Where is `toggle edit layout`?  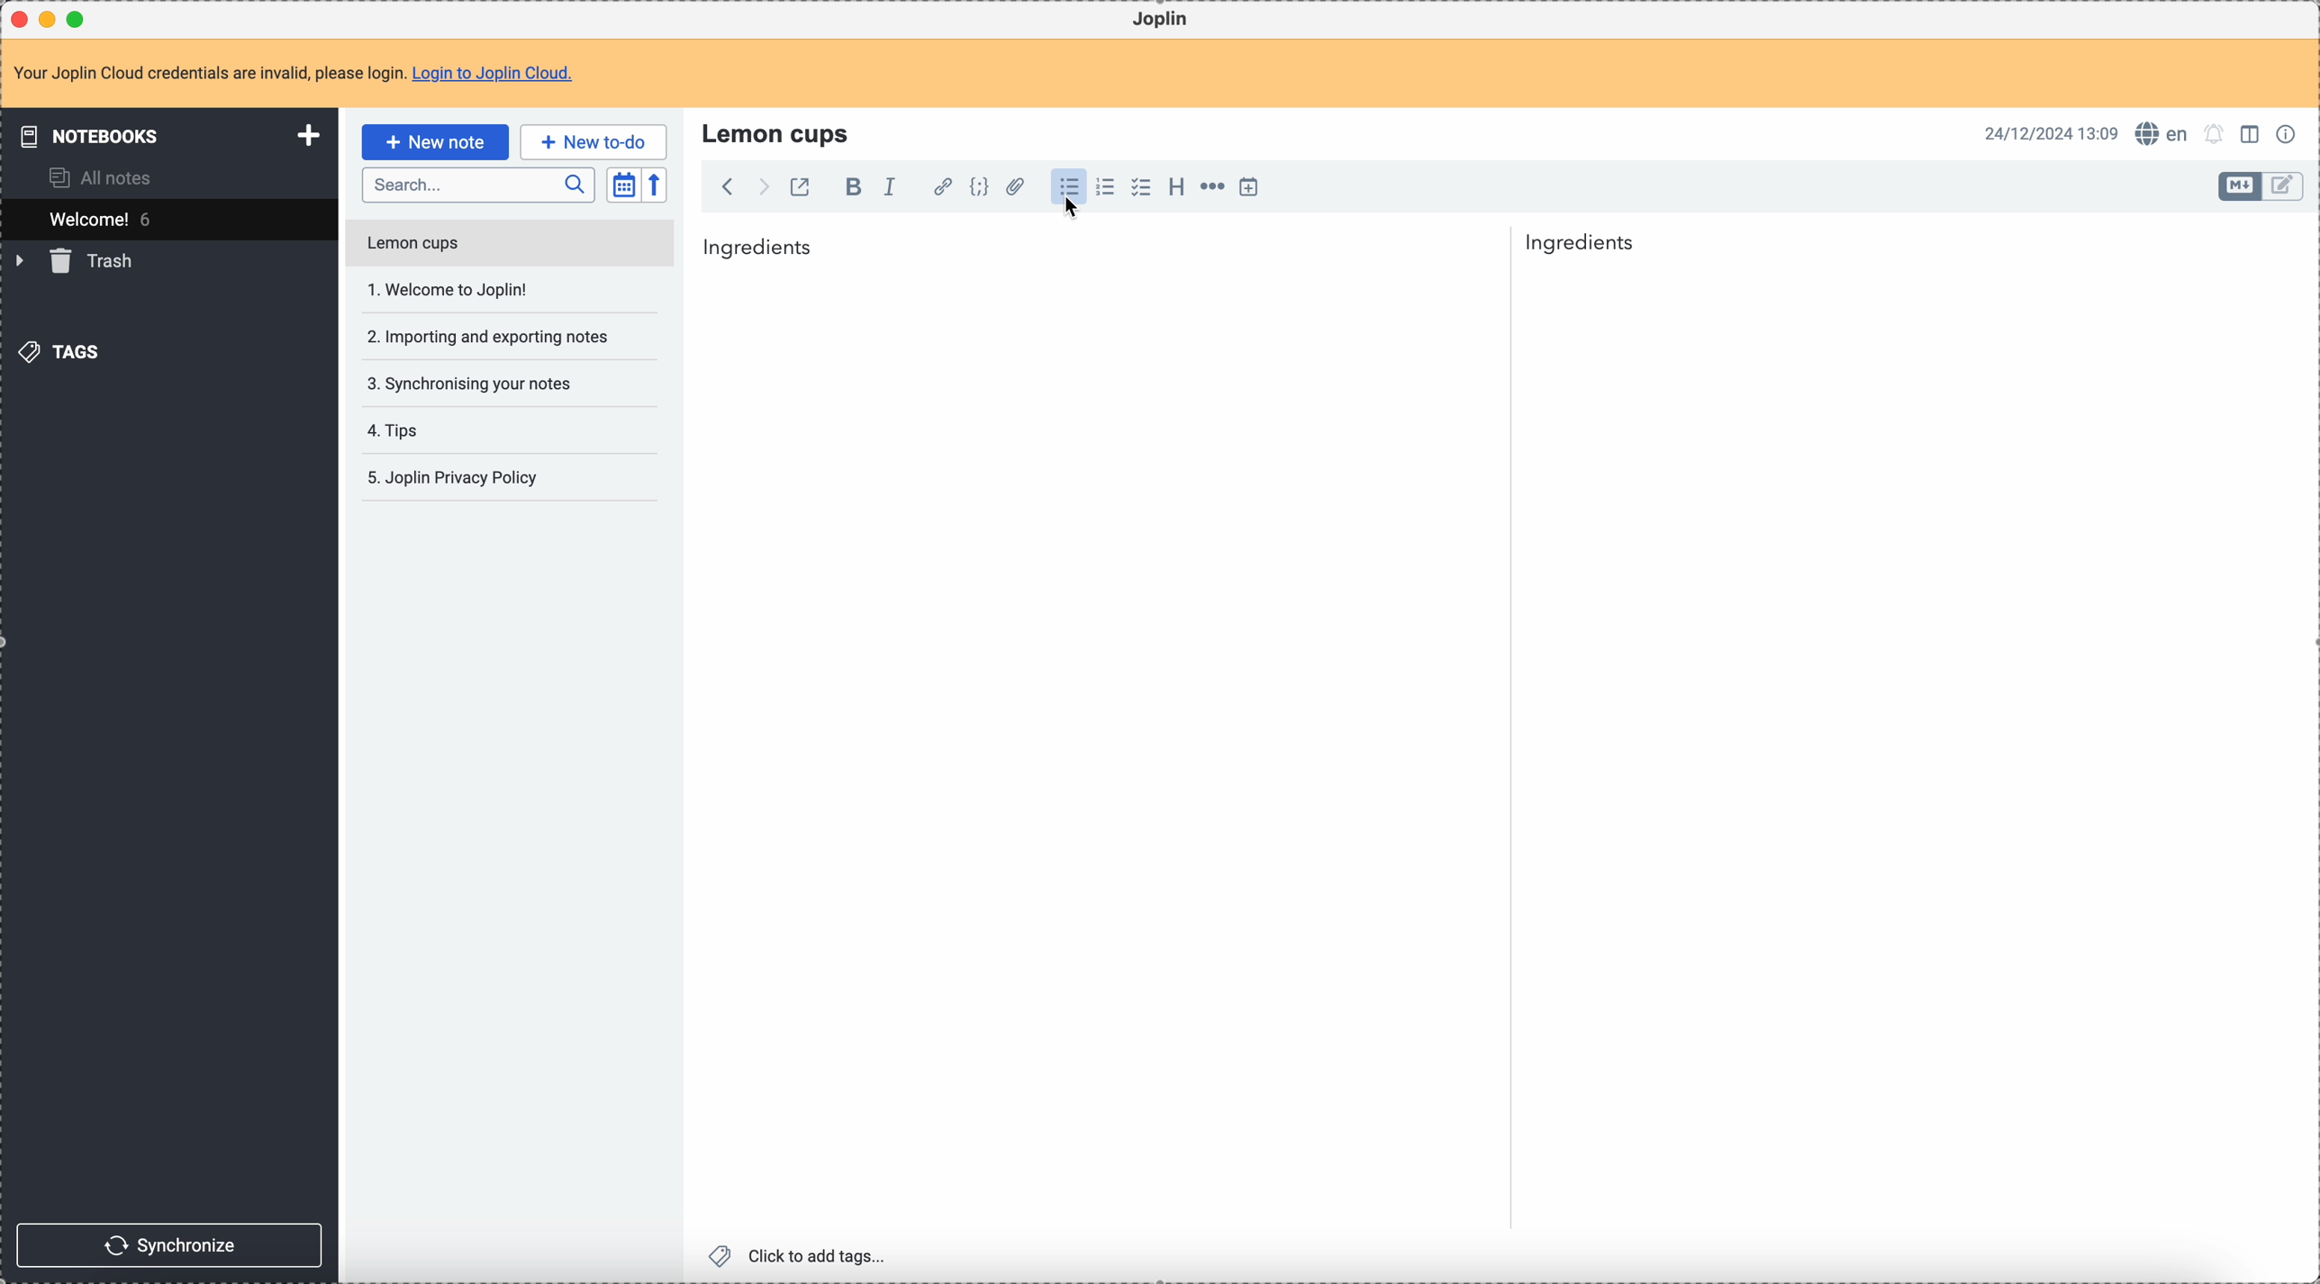 toggle edit layout is located at coordinates (2284, 187).